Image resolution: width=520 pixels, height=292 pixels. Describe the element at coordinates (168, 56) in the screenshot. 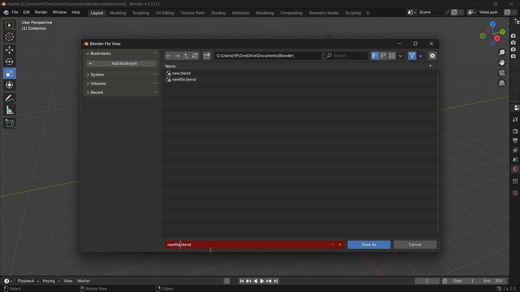

I see `back` at that location.